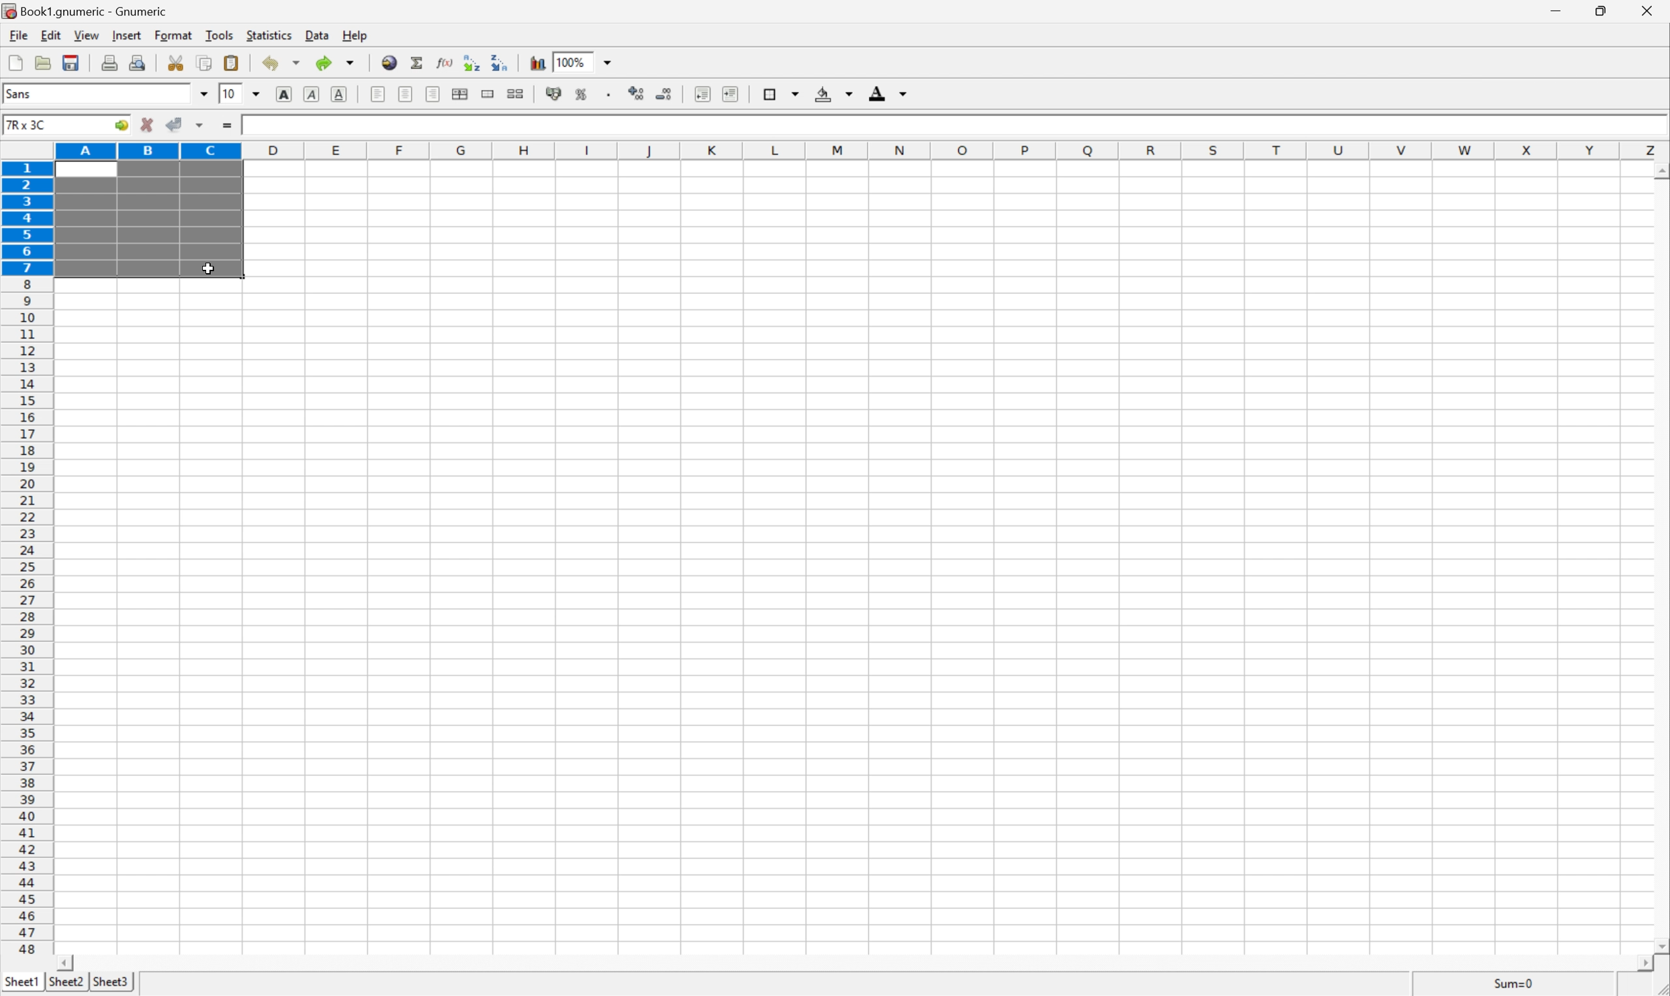  I want to click on decrease number of decimals displayed, so click(665, 98).